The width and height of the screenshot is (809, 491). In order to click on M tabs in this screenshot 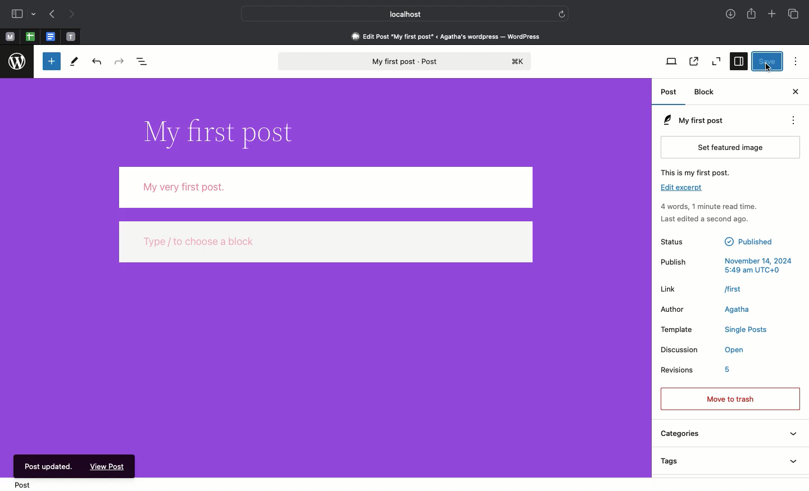, I will do `click(8, 36)`.